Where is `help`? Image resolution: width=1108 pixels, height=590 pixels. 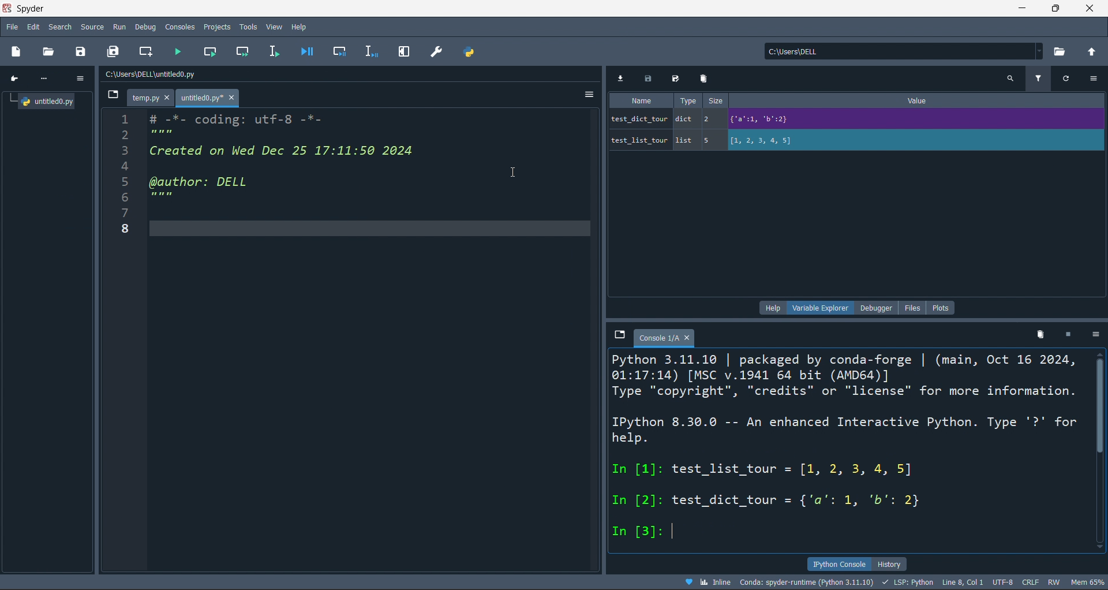 help is located at coordinates (302, 26).